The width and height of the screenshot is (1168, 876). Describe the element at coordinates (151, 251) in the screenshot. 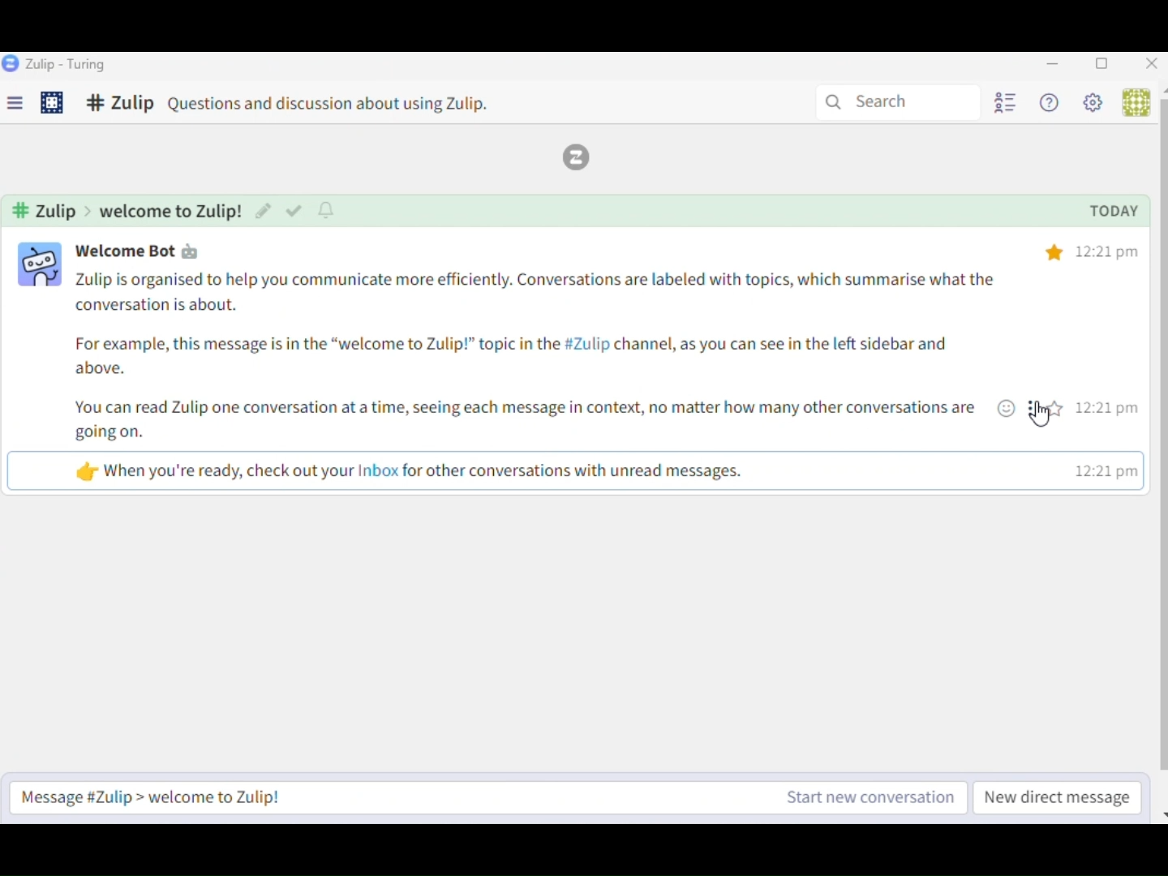

I see `user name` at that location.